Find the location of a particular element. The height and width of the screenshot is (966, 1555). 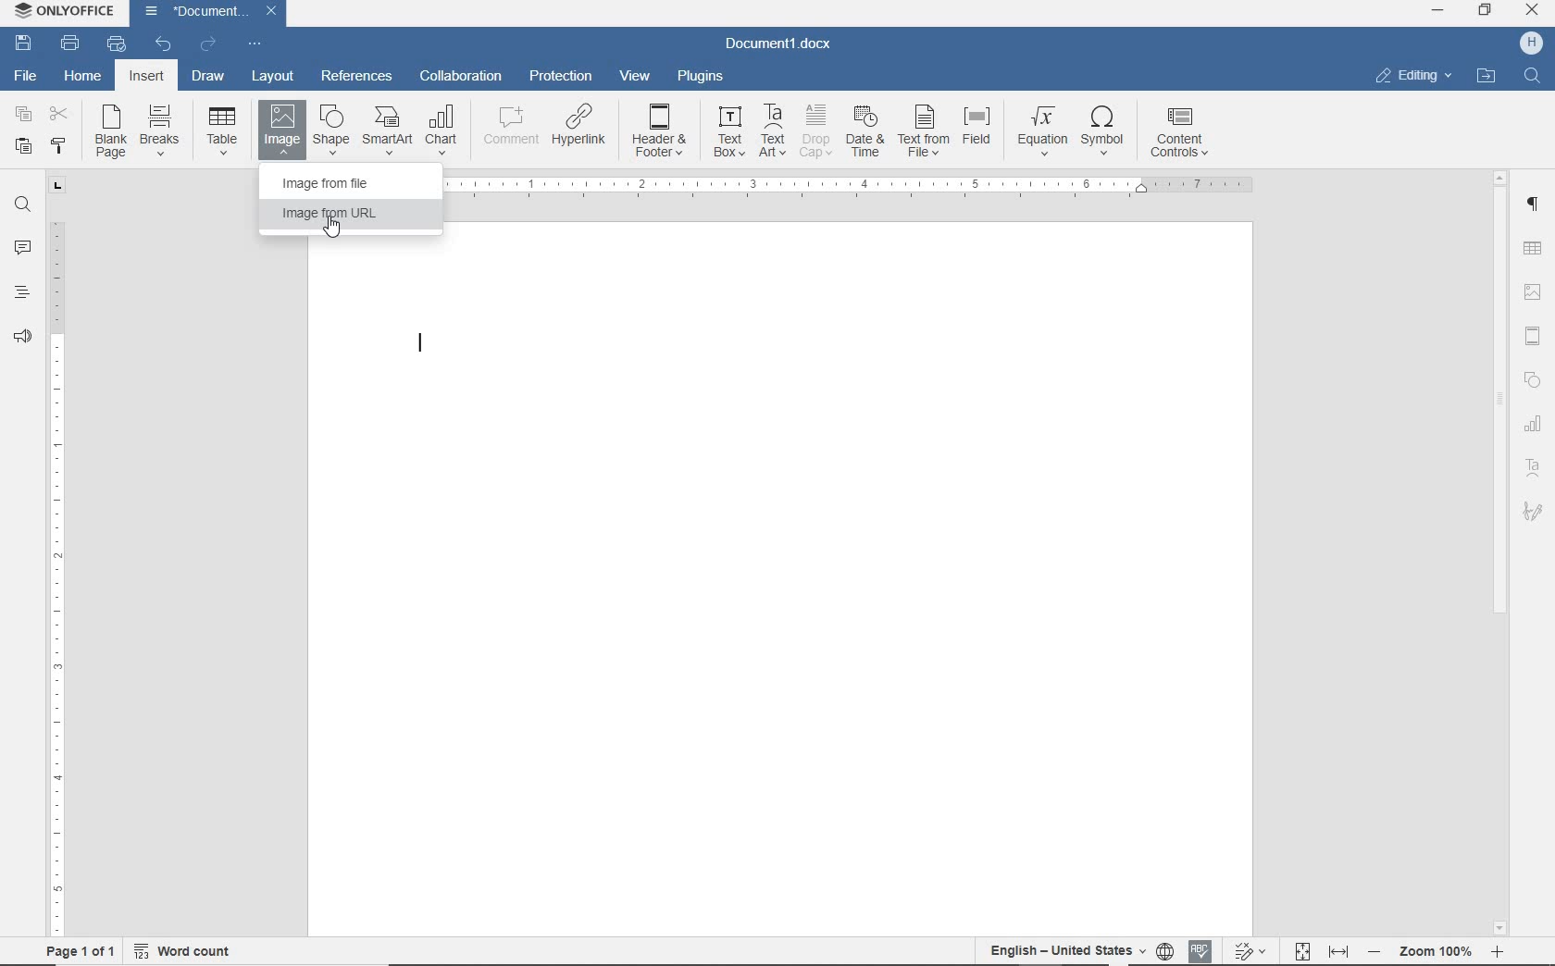

text from file is located at coordinates (925, 130).